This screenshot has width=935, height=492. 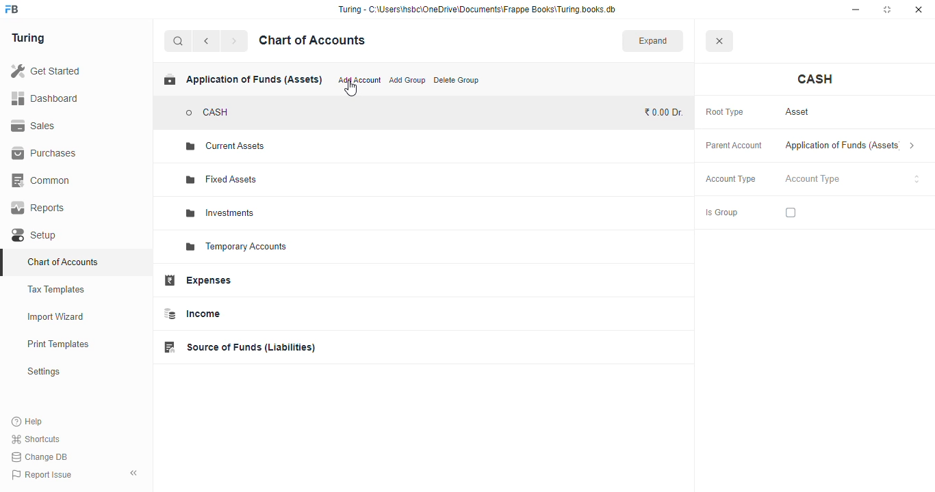 I want to click on print templates, so click(x=58, y=344).